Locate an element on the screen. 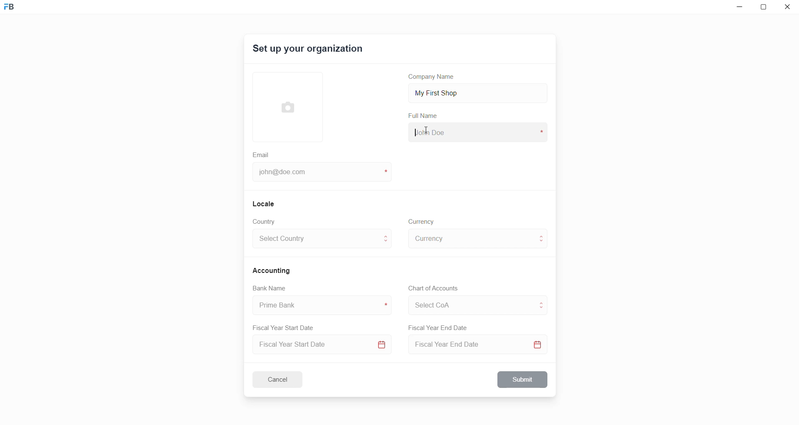  select CoA is located at coordinates (468, 304).